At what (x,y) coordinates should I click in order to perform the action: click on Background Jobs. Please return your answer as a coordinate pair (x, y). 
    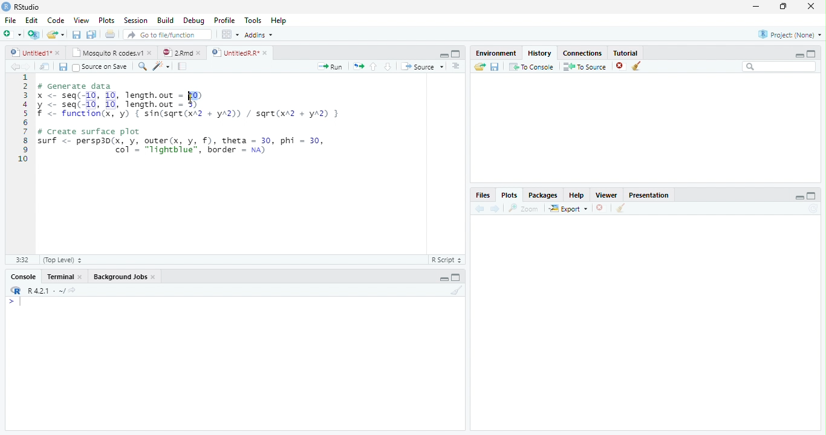
    Looking at the image, I should click on (120, 277).